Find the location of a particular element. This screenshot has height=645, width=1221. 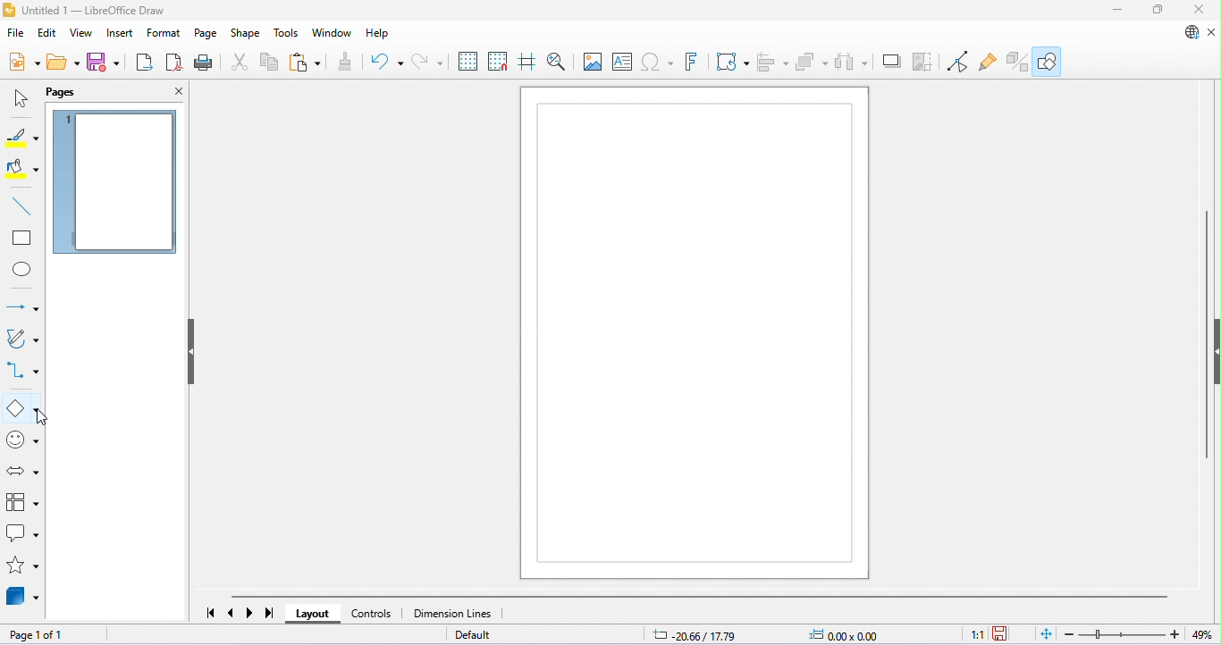

previous page is located at coordinates (231, 612).